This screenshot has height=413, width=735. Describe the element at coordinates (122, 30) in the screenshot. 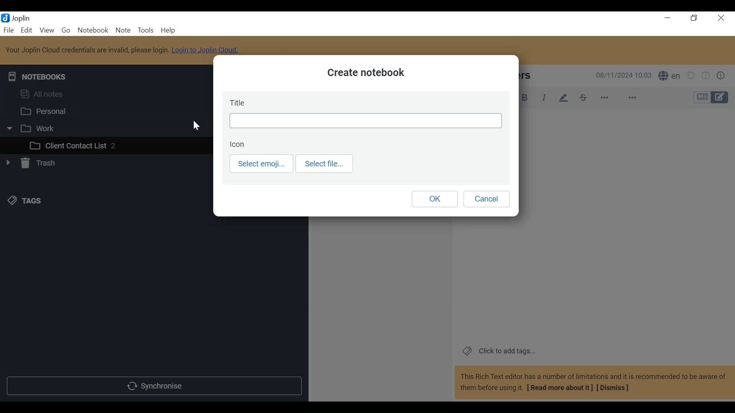

I see `Note` at that location.